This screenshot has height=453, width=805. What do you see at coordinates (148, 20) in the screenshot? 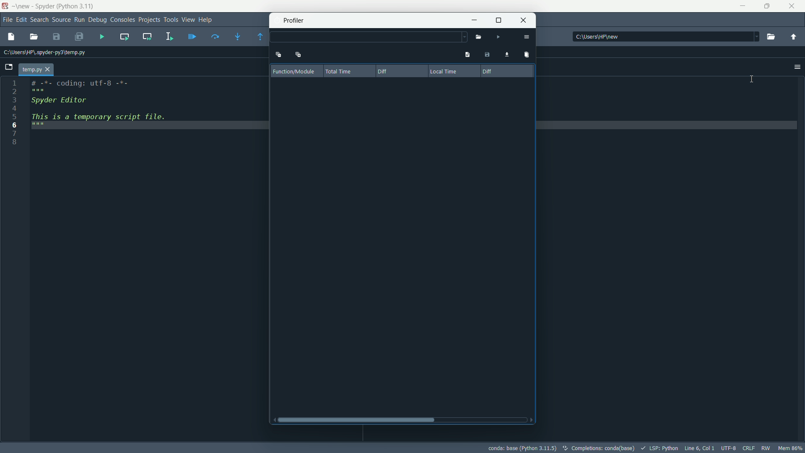
I see `projects menu` at bounding box center [148, 20].